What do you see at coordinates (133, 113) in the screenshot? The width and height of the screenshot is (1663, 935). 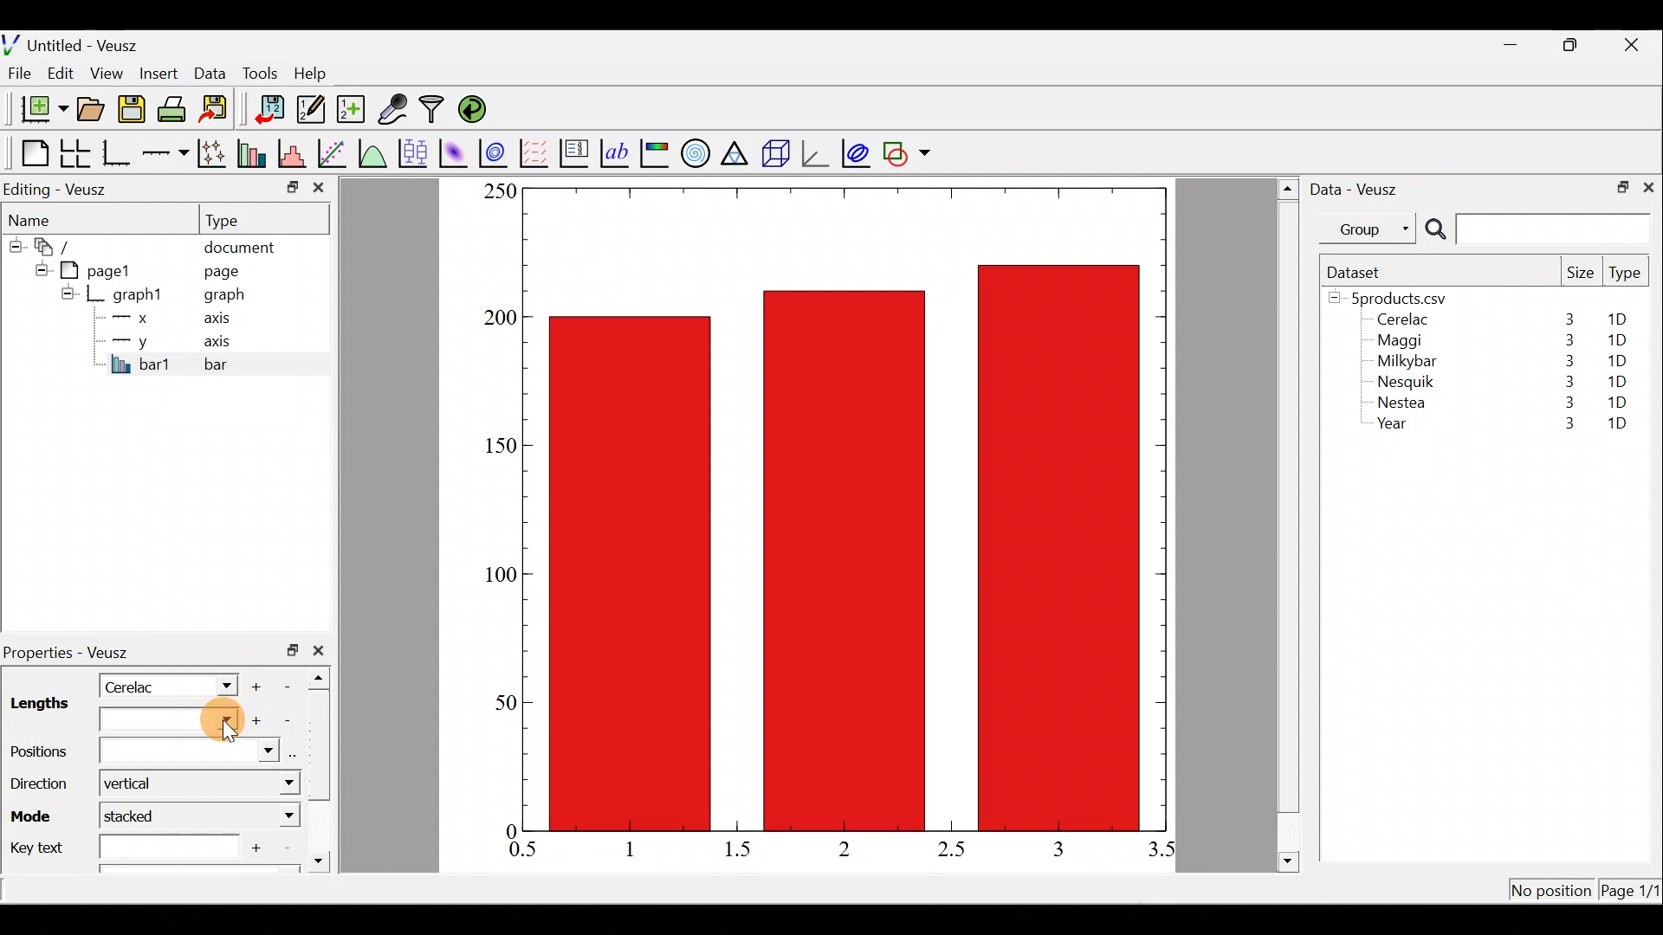 I see `Save the document` at bounding box center [133, 113].